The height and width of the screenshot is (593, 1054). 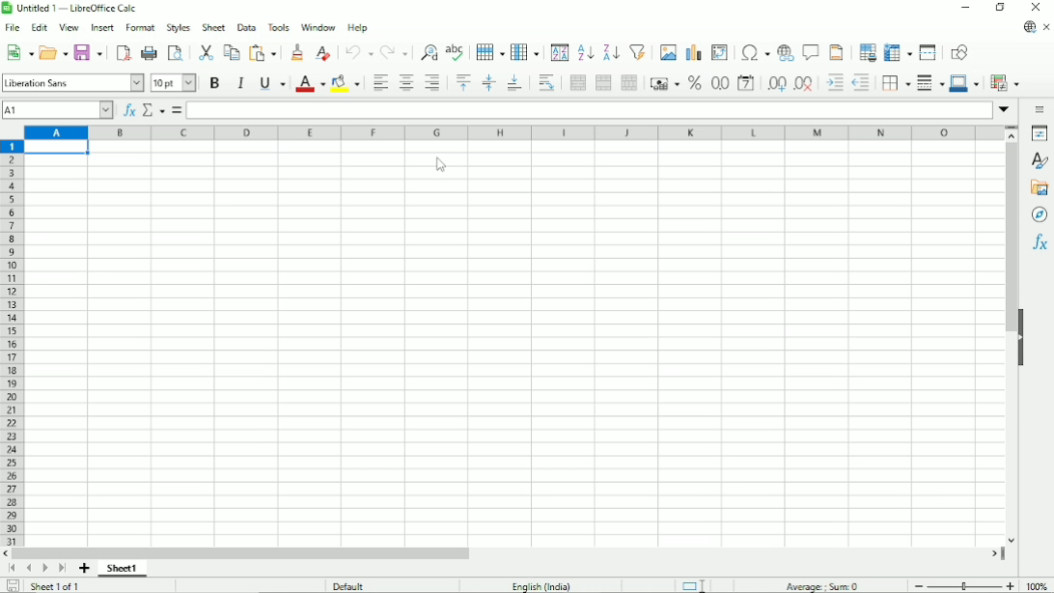 I want to click on Column, so click(x=526, y=51).